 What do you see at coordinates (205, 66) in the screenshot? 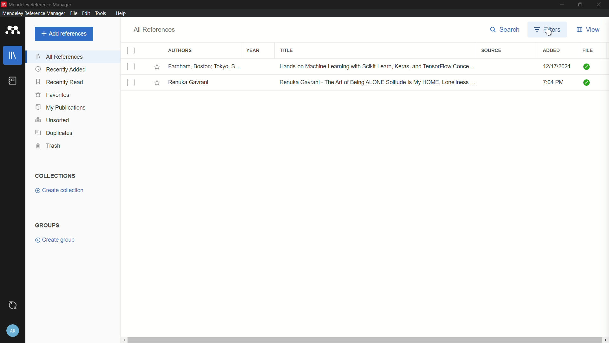
I see `Farnham, Boston; Tokyo, S...` at bounding box center [205, 66].